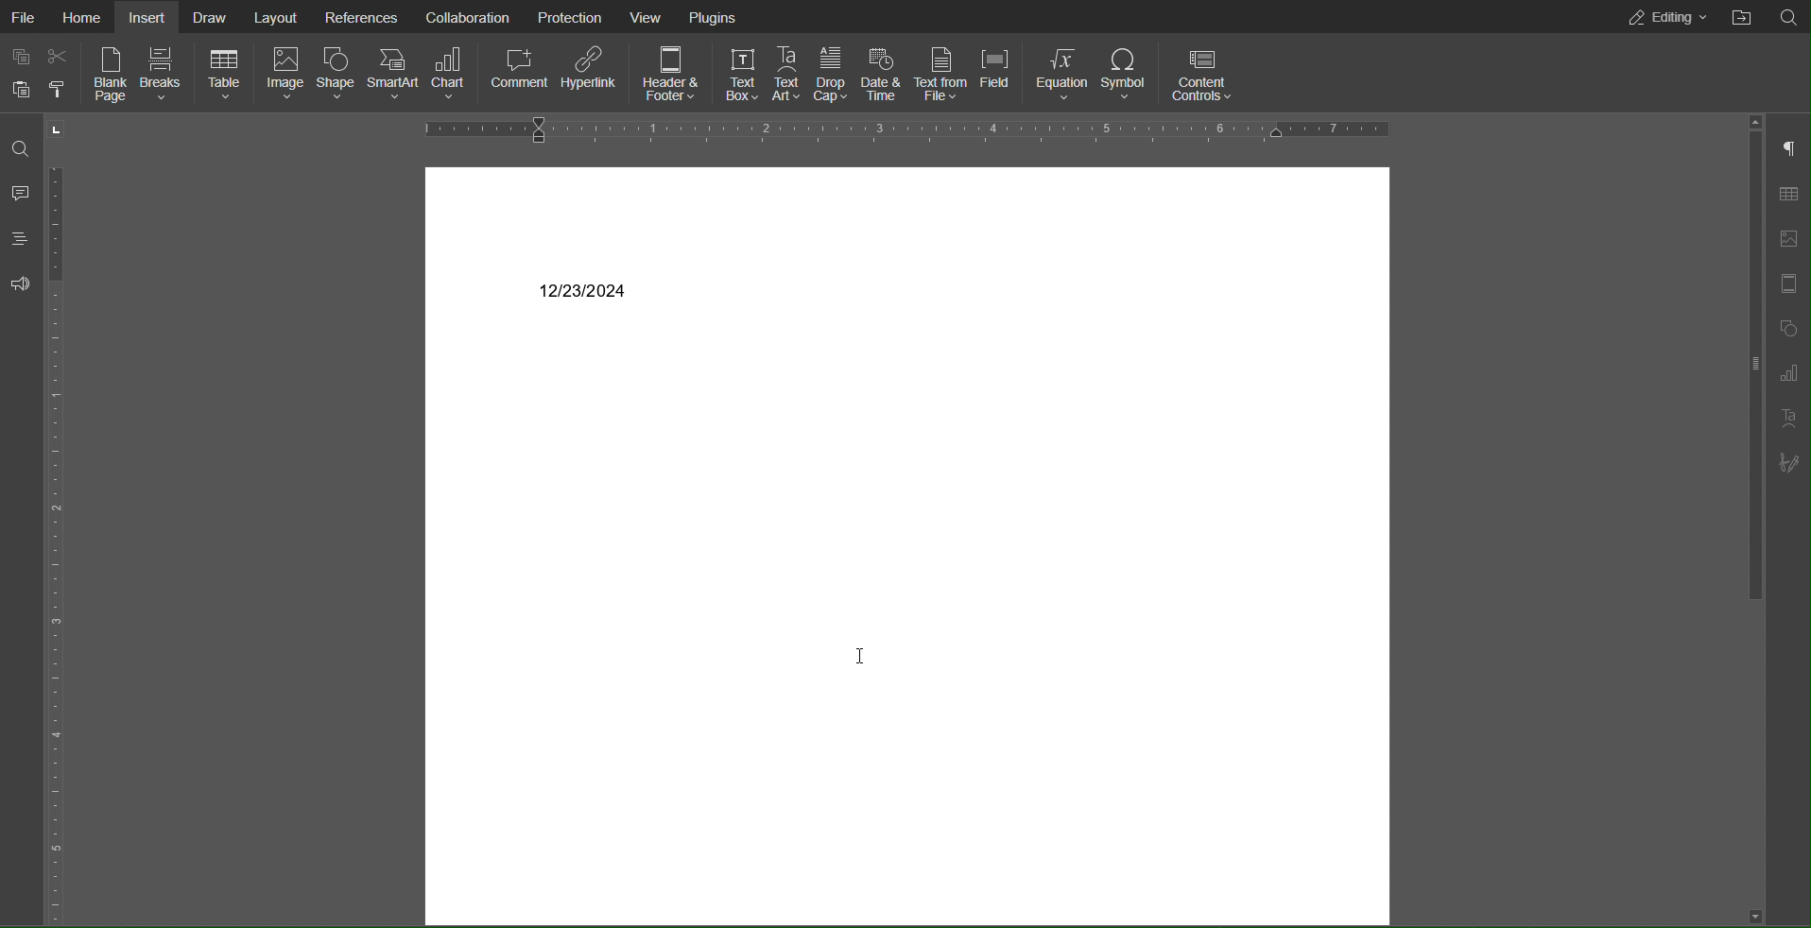 The image size is (1811, 928). What do you see at coordinates (788, 71) in the screenshot?
I see `Text Art` at bounding box center [788, 71].